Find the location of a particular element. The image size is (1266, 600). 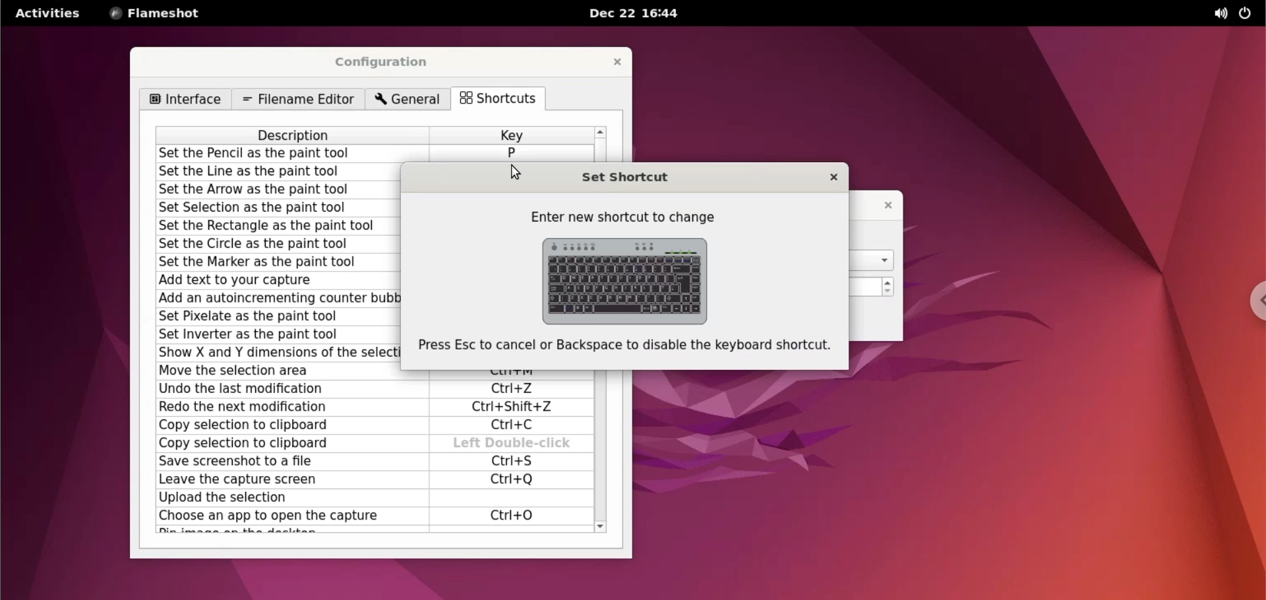

add an autoincrementing counter bubble  is located at coordinates (278, 299).